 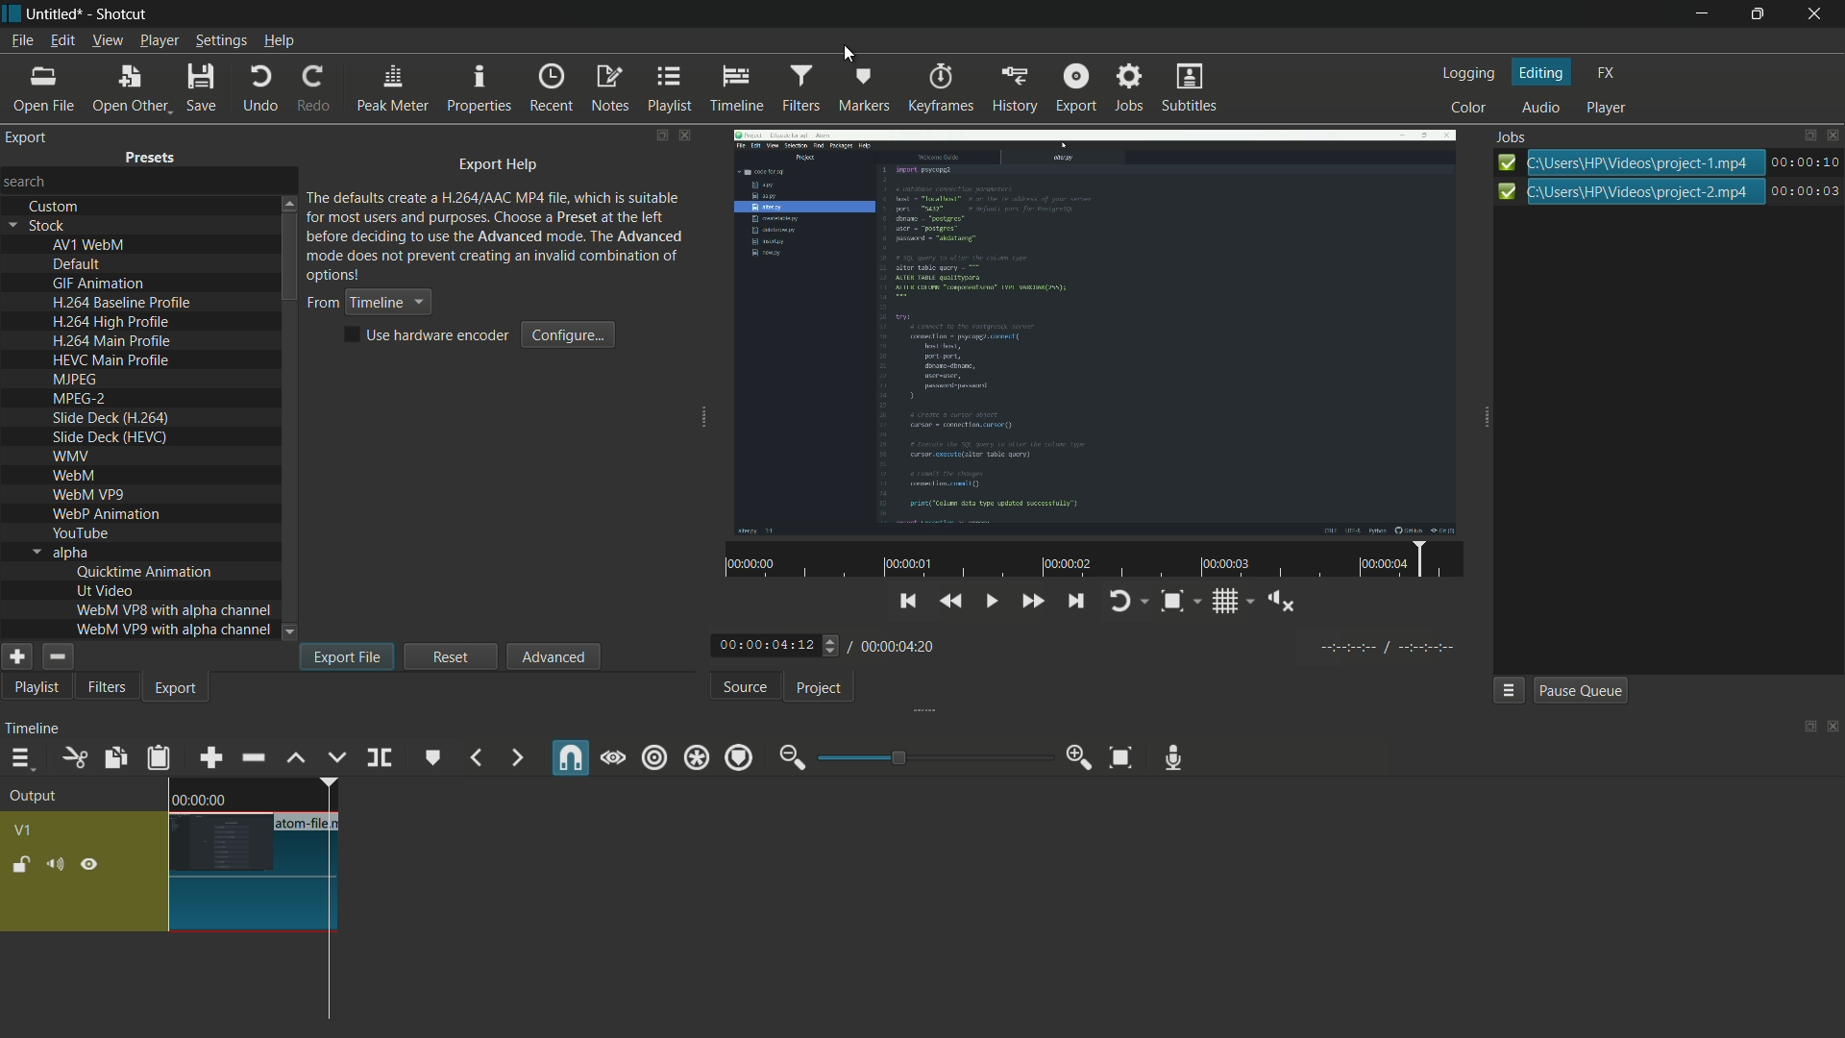 What do you see at coordinates (1644, 161) in the screenshot?
I see `progress bar` at bounding box center [1644, 161].